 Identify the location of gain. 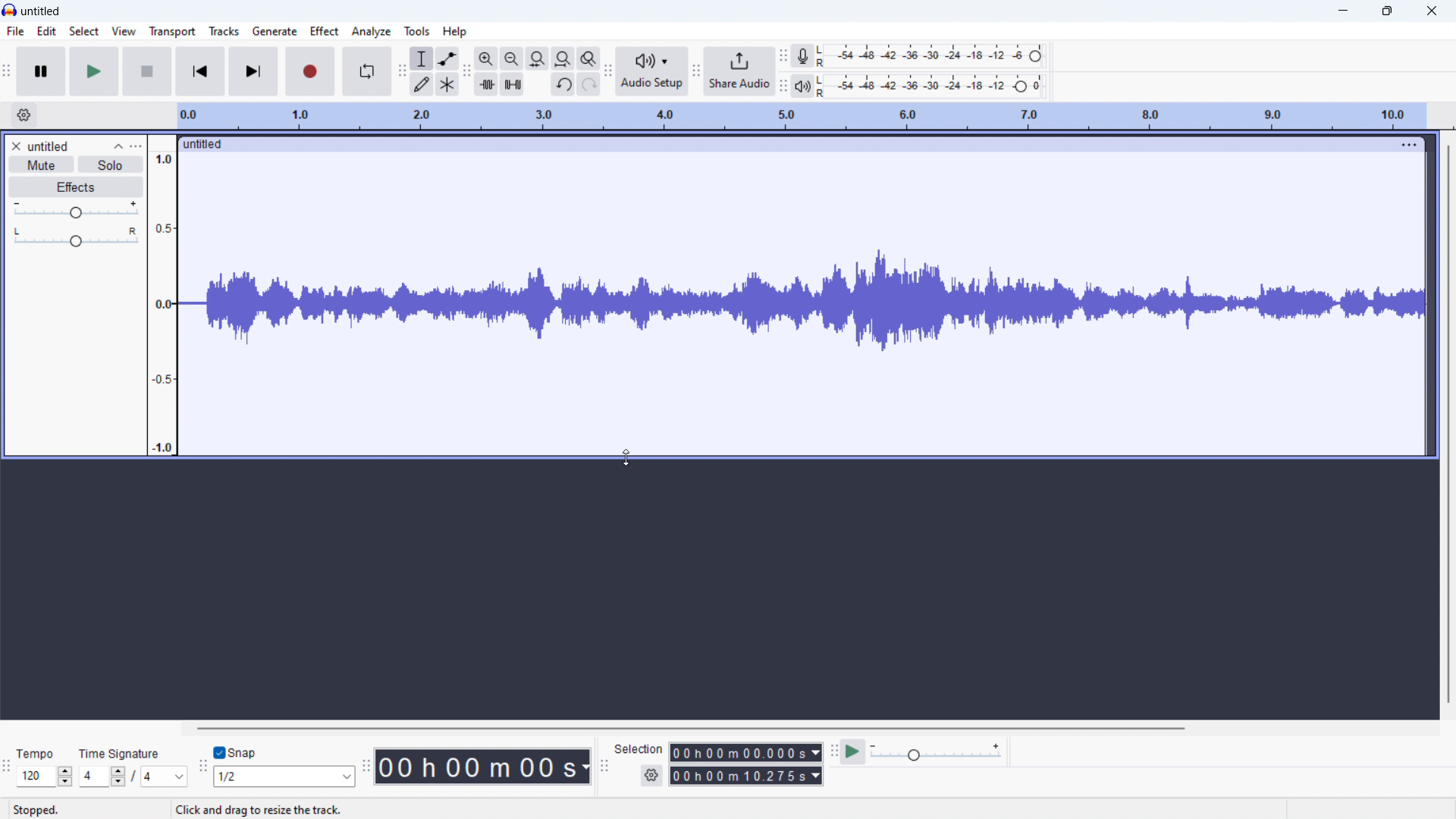
(77, 210).